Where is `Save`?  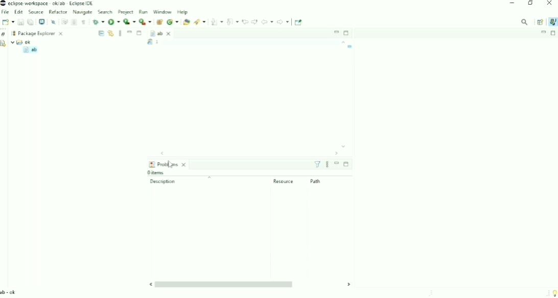
Save is located at coordinates (20, 22).